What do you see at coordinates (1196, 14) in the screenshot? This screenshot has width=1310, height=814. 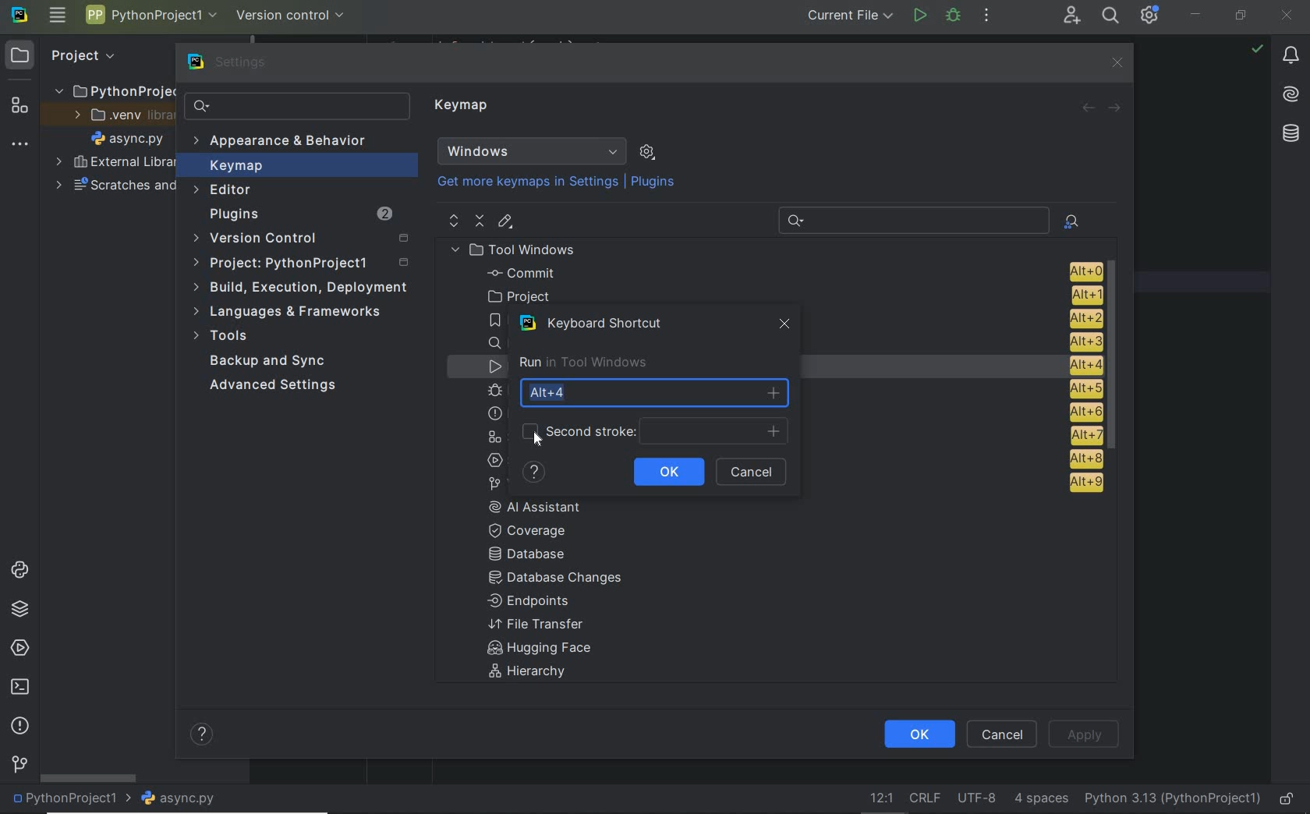 I see `minimize` at bounding box center [1196, 14].